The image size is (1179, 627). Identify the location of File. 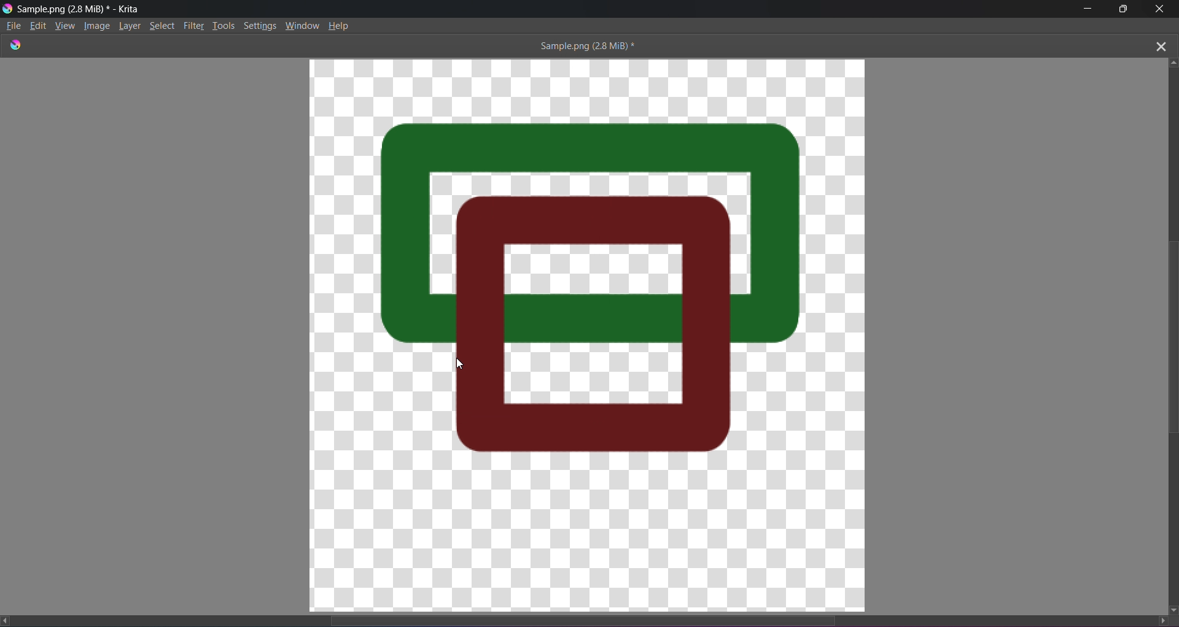
(13, 26).